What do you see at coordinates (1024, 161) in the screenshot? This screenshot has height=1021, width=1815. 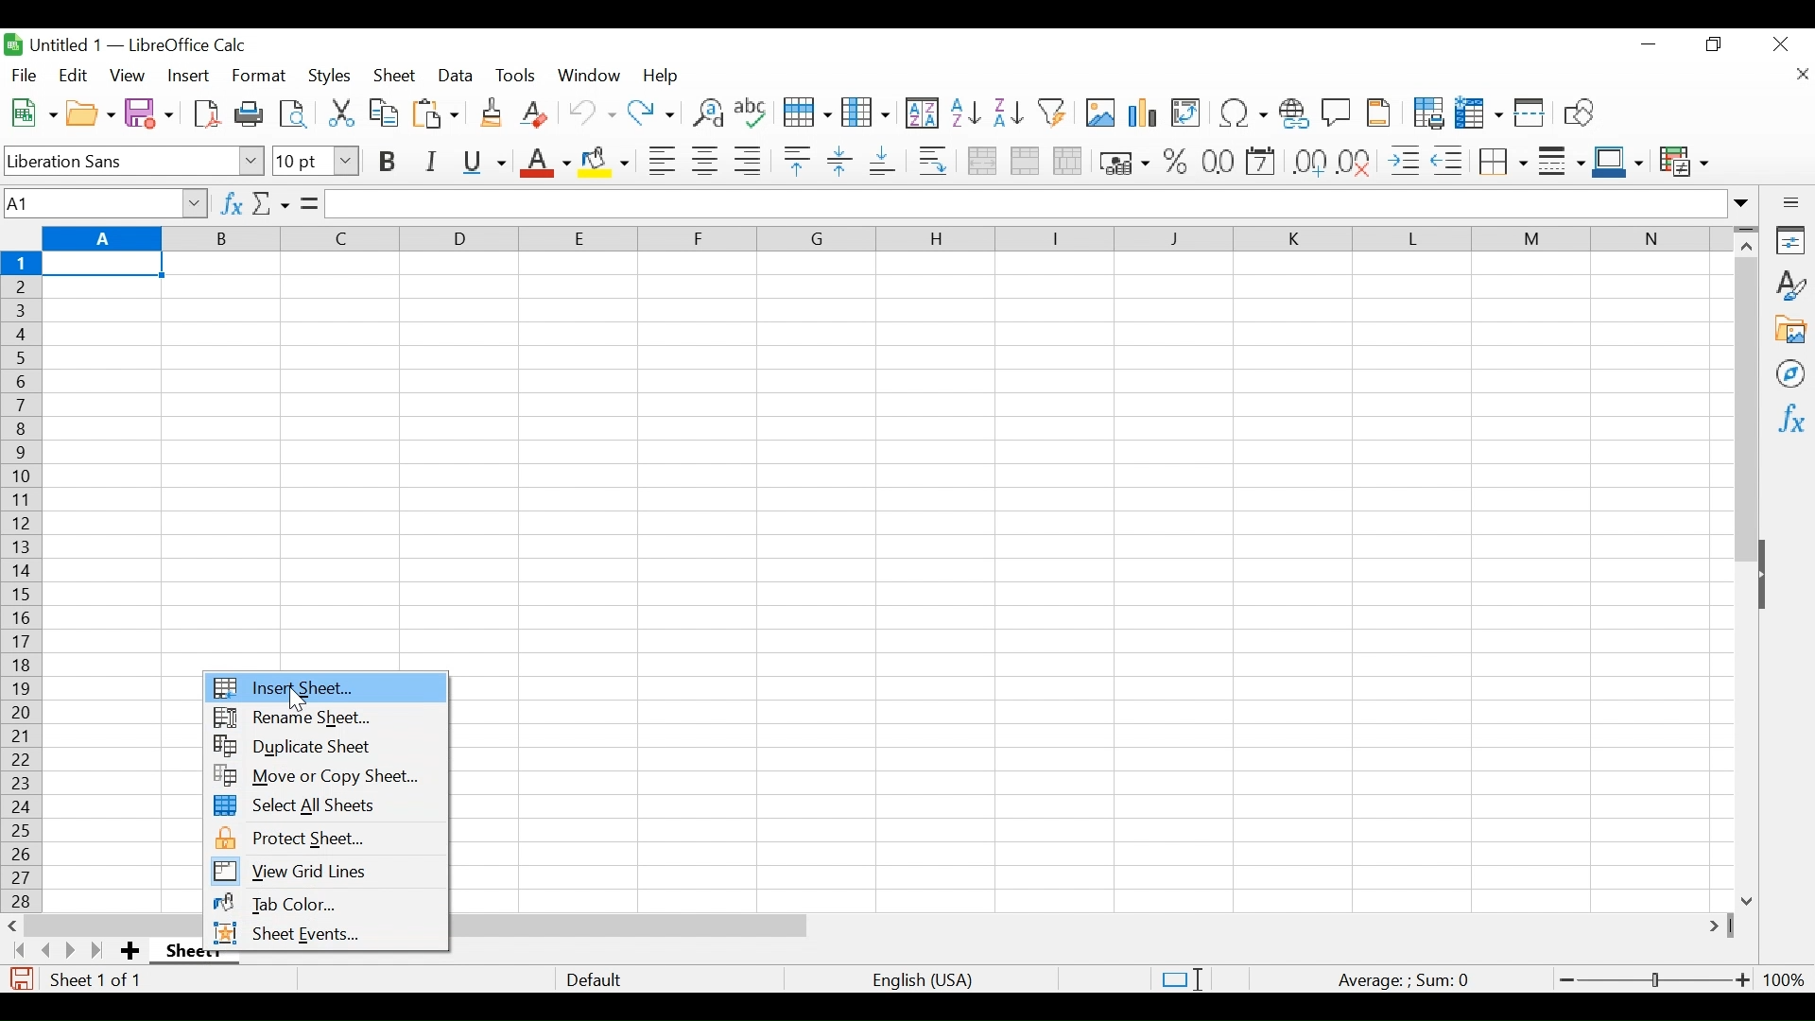 I see `Merge cells` at bounding box center [1024, 161].